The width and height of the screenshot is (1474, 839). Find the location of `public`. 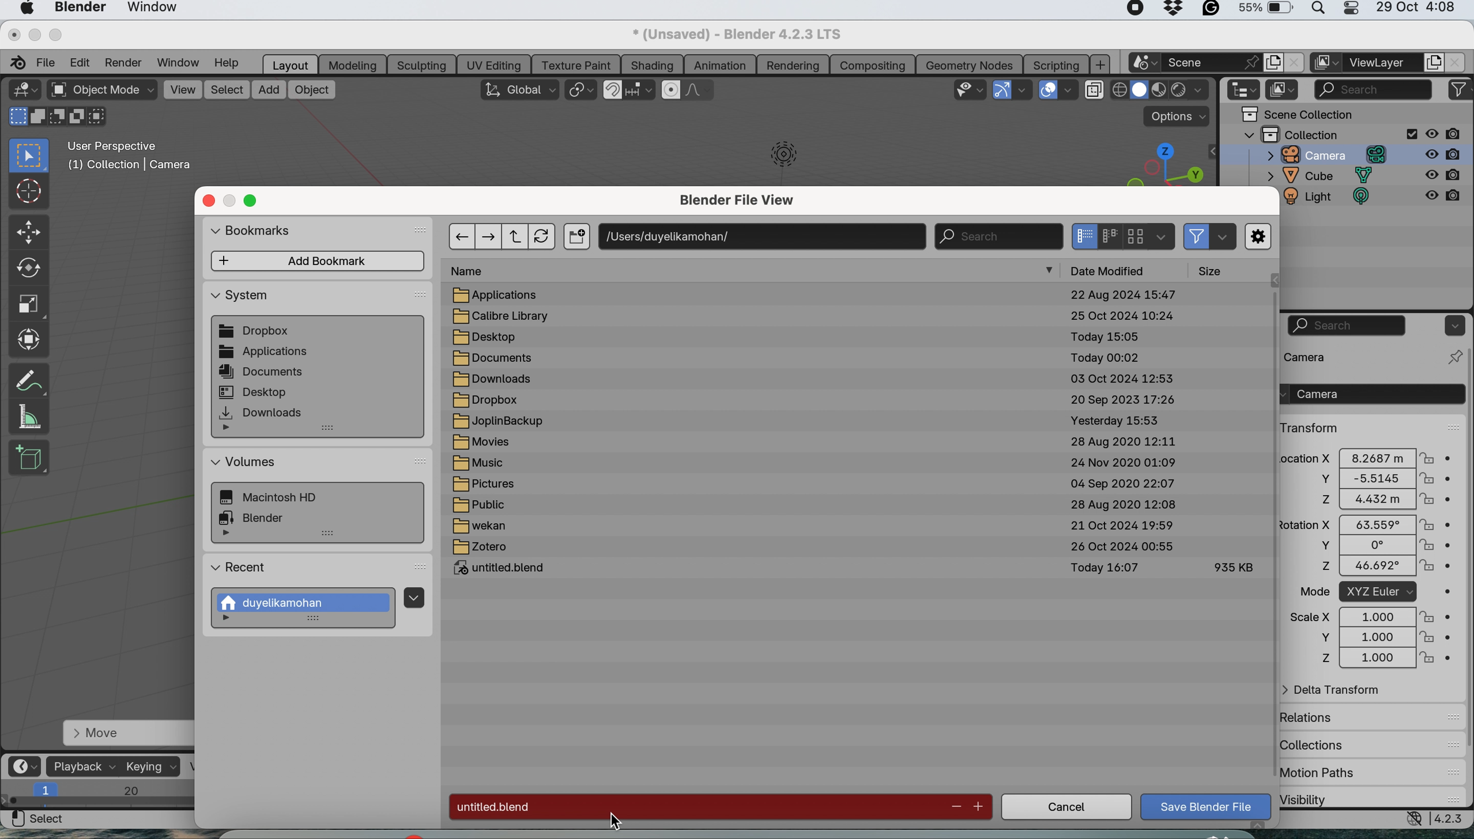

public is located at coordinates (481, 505).